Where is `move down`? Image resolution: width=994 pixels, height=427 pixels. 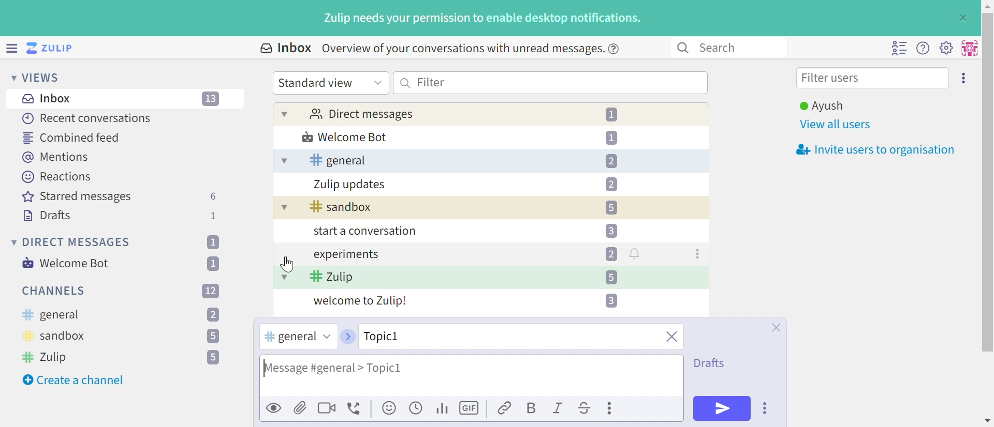
move down is located at coordinates (987, 421).